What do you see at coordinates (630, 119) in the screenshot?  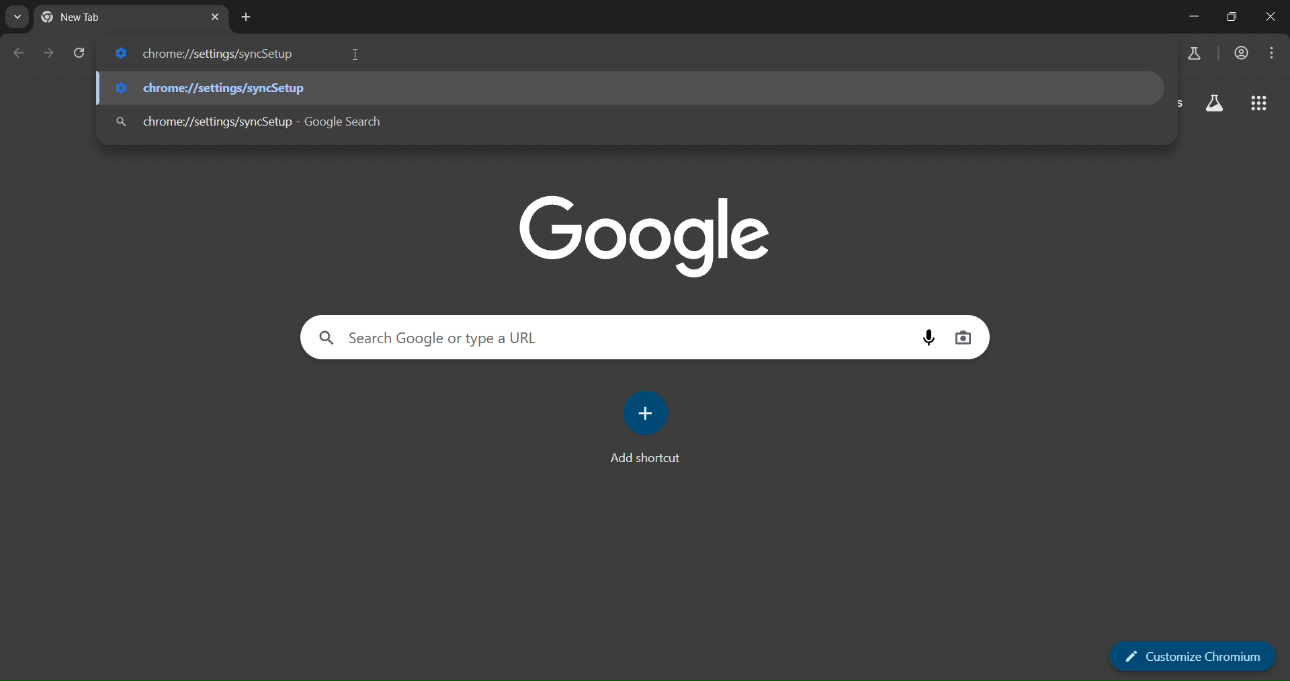 I see `chrome://setting/syncSetup - Google search` at bounding box center [630, 119].